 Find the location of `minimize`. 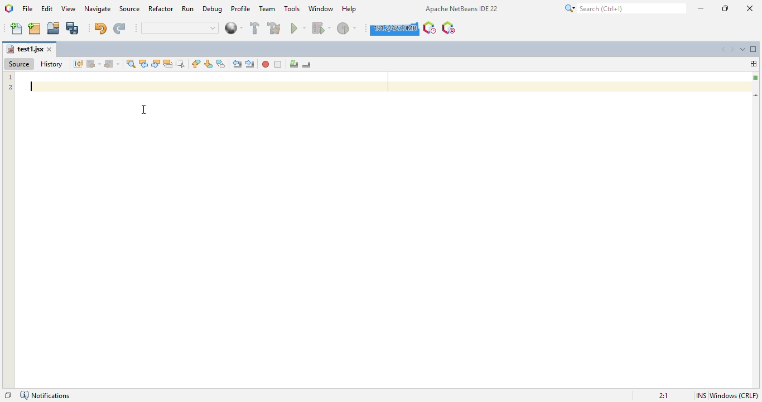

minimize is located at coordinates (701, 8).